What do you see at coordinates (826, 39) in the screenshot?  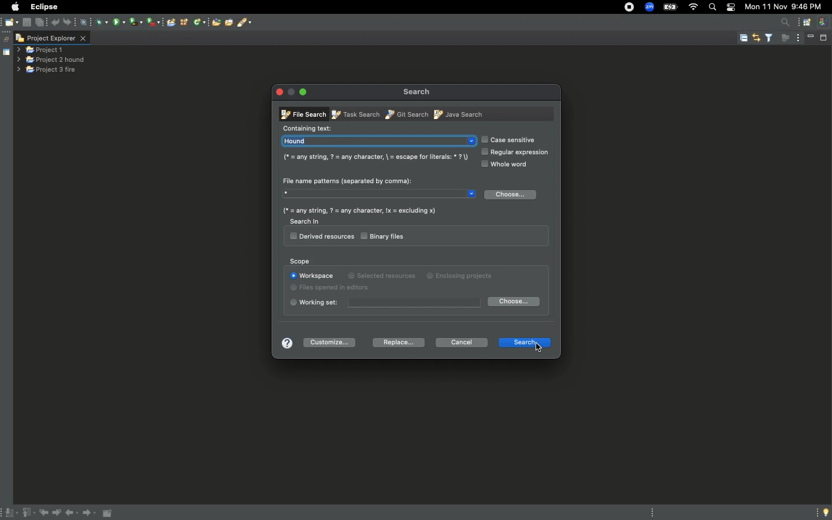 I see `maximise` at bounding box center [826, 39].